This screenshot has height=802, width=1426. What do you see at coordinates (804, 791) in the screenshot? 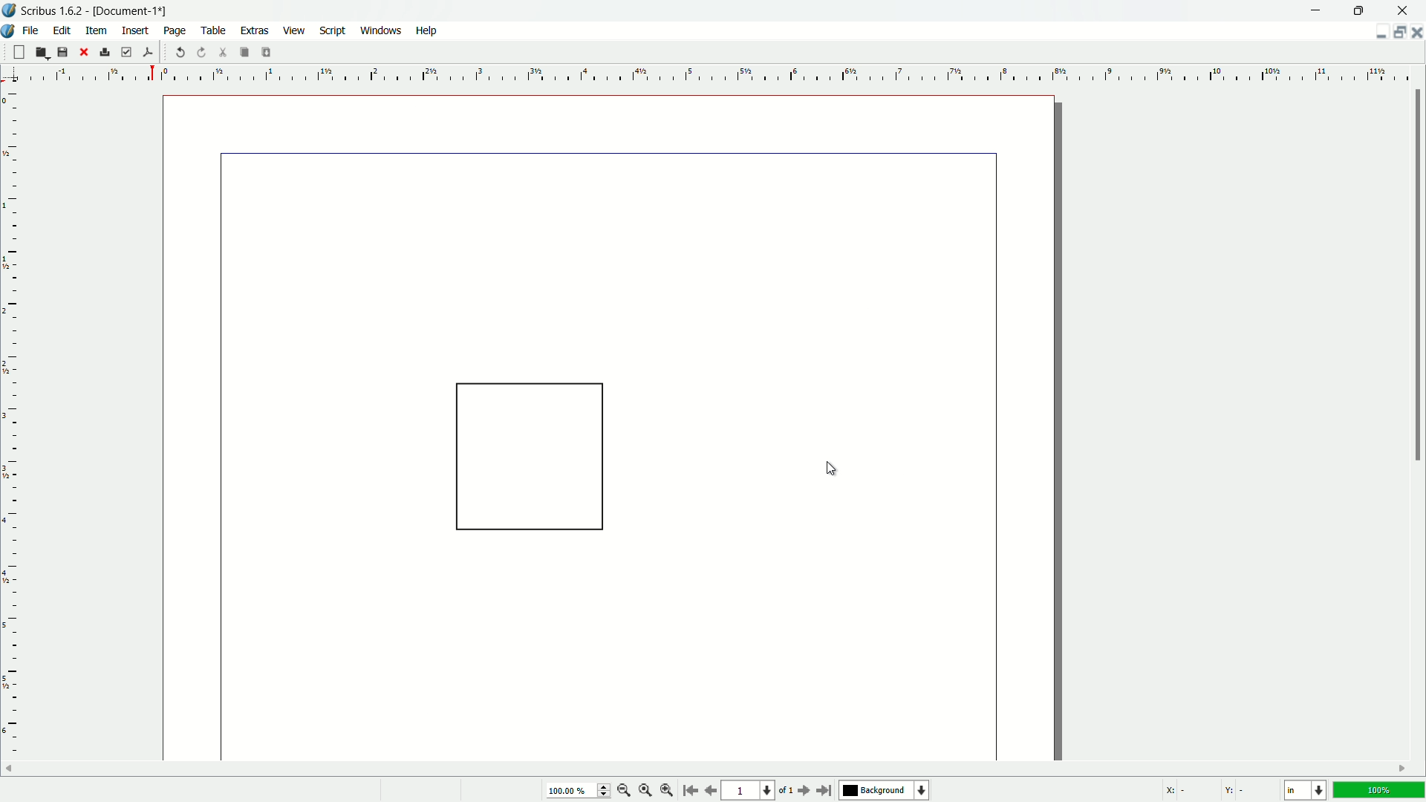
I see `go to next page` at bounding box center [804, 791].